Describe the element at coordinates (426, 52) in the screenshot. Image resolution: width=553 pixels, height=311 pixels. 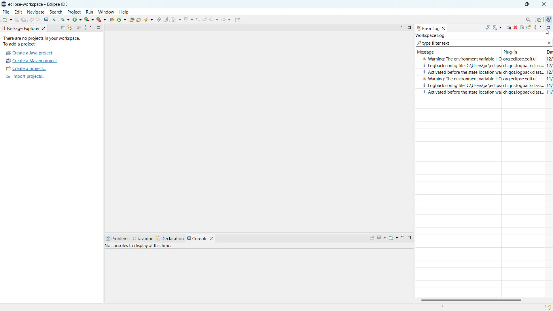
I see `message` at that location.